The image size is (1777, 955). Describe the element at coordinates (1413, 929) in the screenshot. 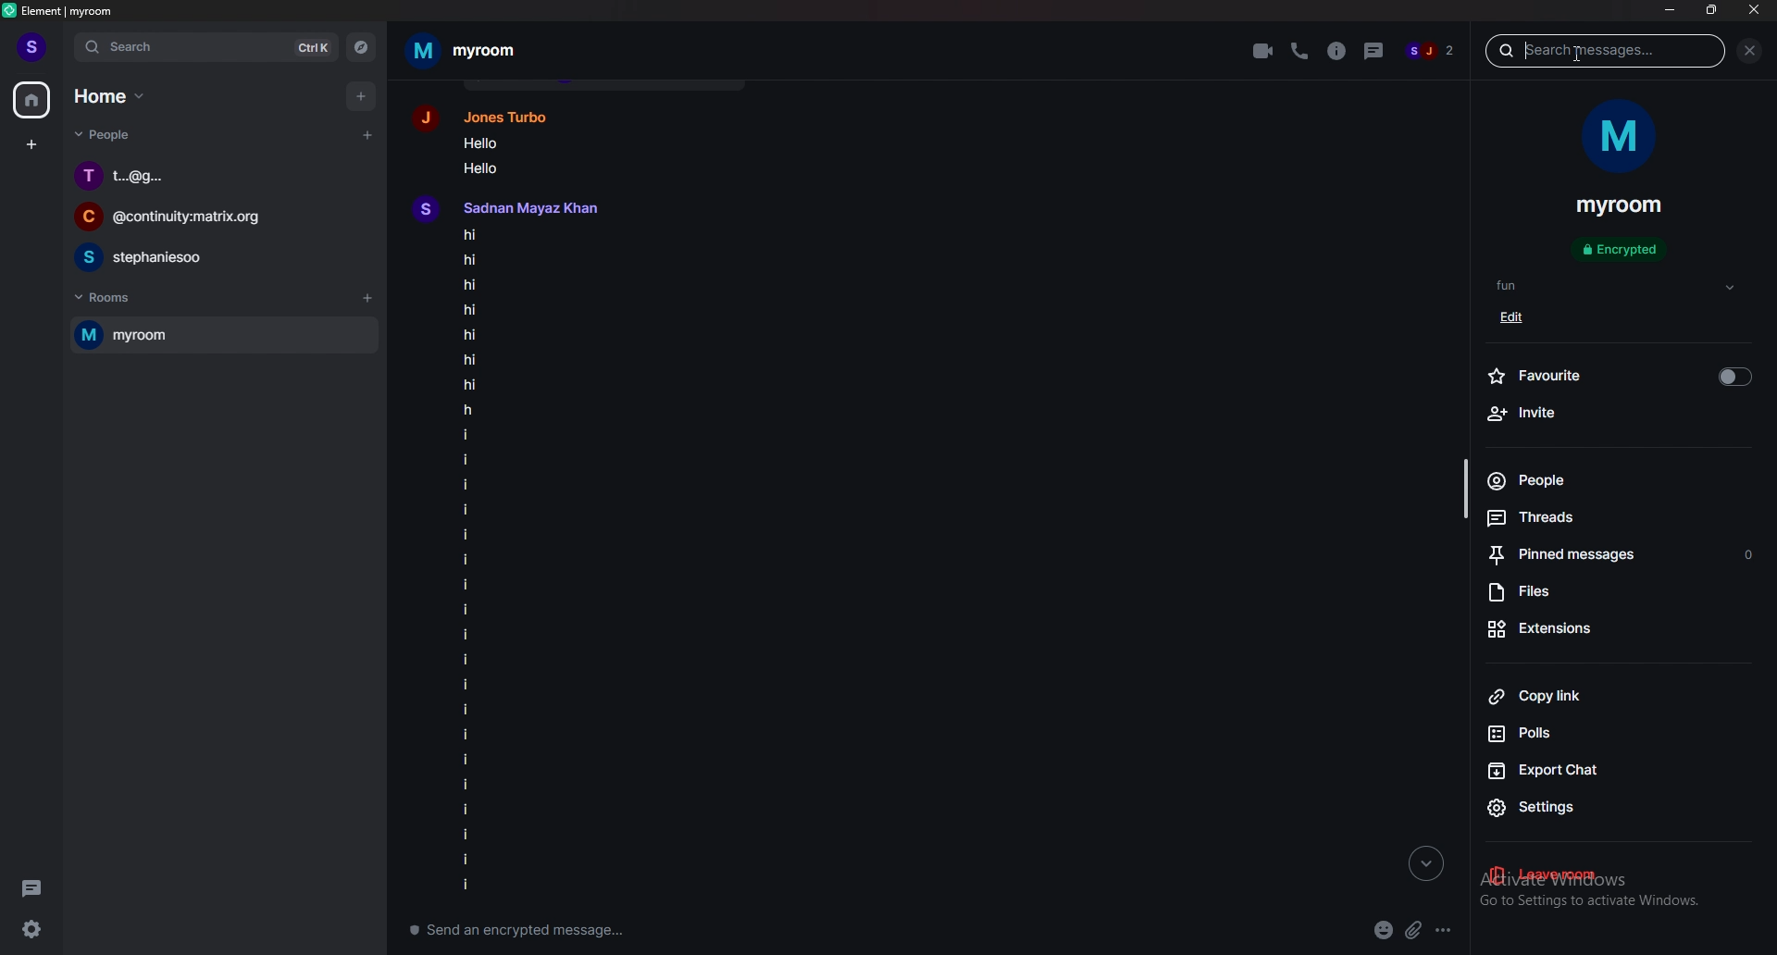

I see `attachment` at that location.